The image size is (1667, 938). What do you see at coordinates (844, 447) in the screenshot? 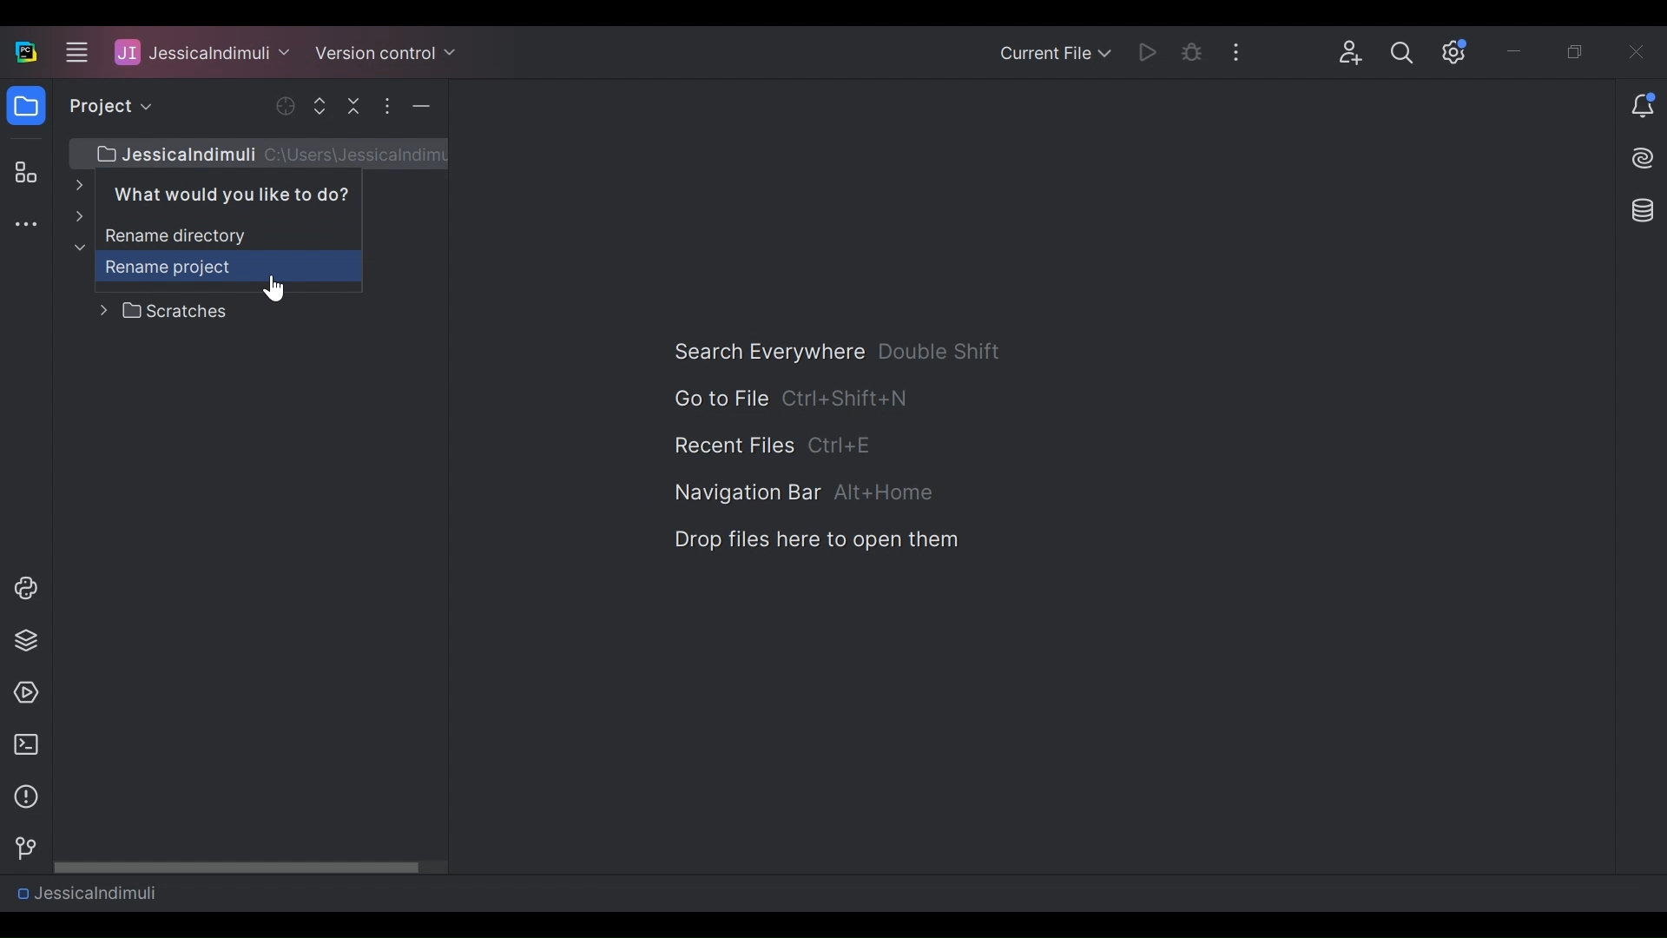
I see `shortcut` at bounding box center [844, 447].